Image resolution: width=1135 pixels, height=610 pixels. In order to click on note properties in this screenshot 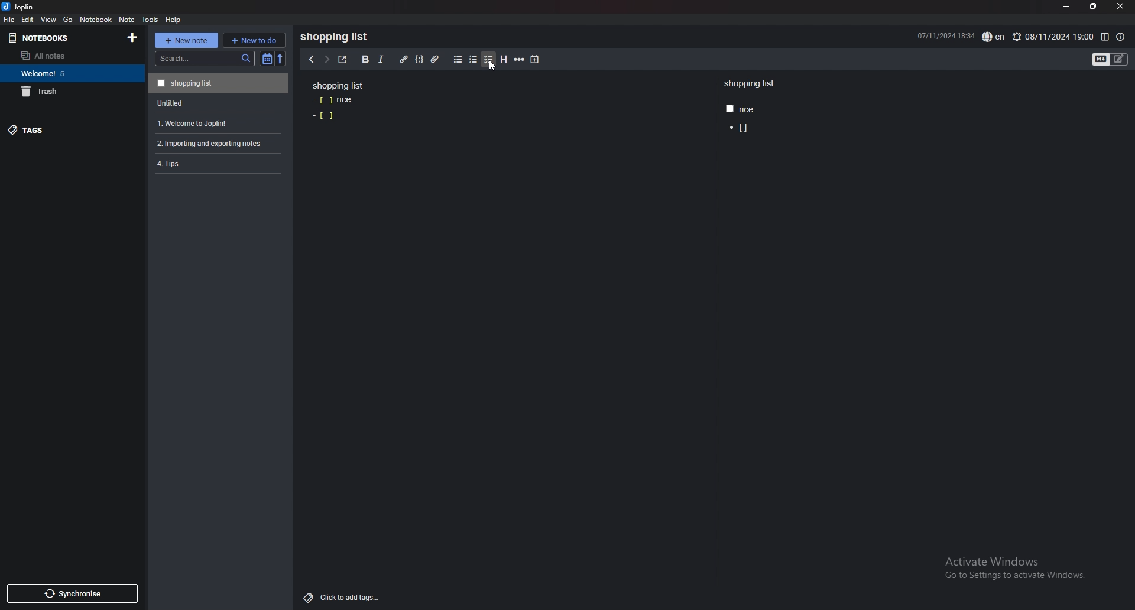, I will do `click(1120, 37)`.